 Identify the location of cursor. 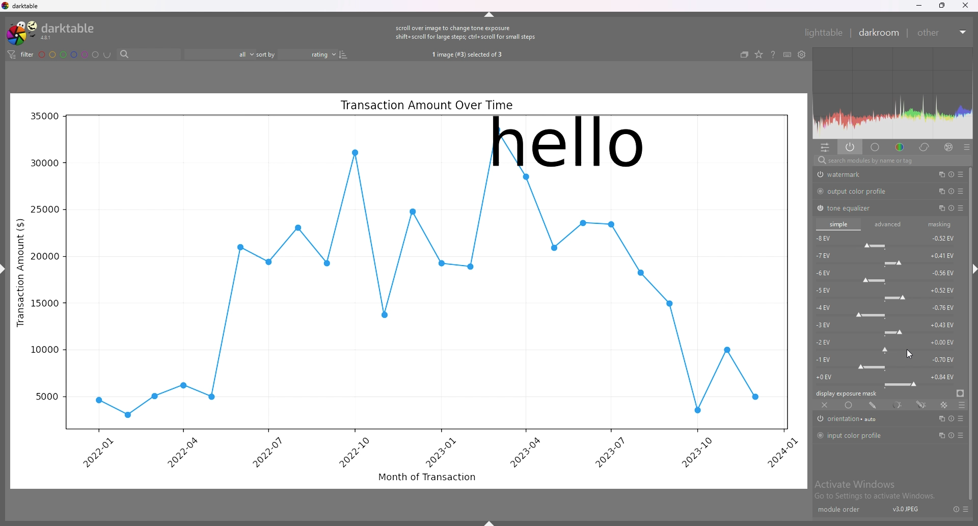
(910, 354).